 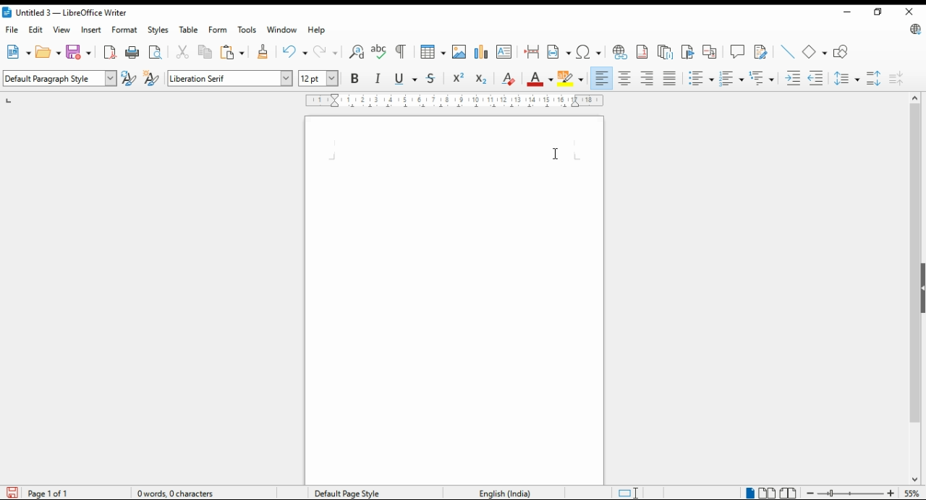 What do you see at coordinates (282, 30) in the screenshot?
I see `window` at bounding box center [282, 30].